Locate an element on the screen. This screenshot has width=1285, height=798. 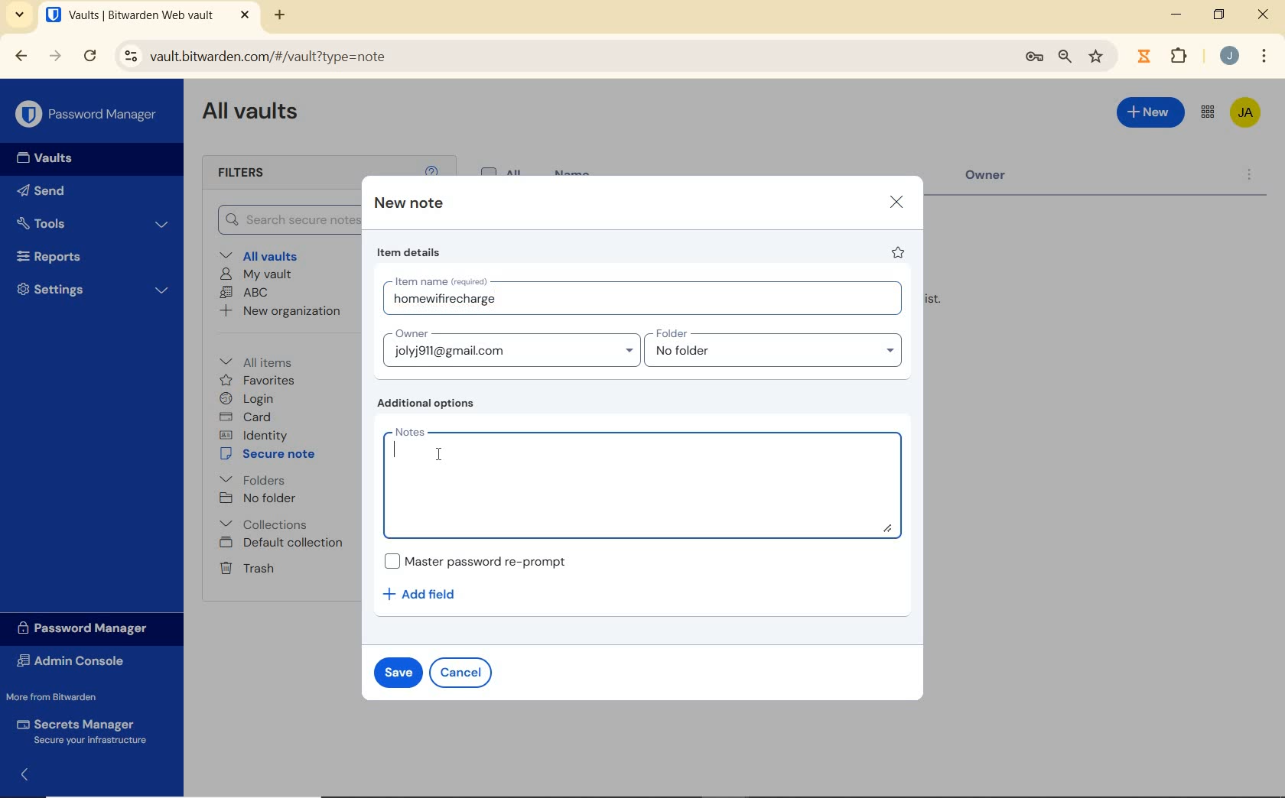
restore is located at coordinates (1219, 15).